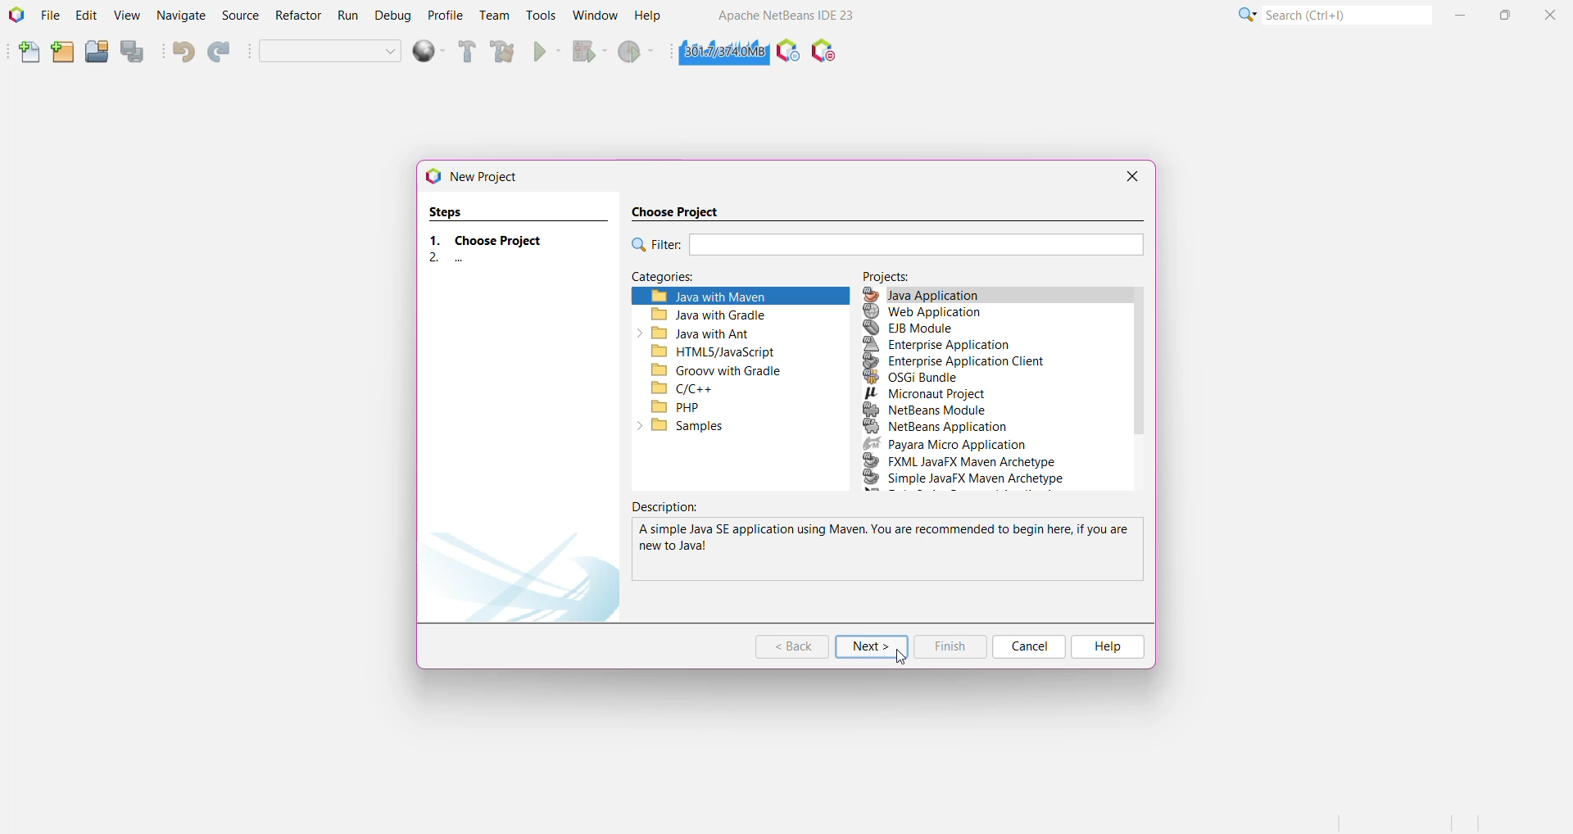  Describe the element at coordinates (884, 245) in the screenshot. I see `Filter` at that location.